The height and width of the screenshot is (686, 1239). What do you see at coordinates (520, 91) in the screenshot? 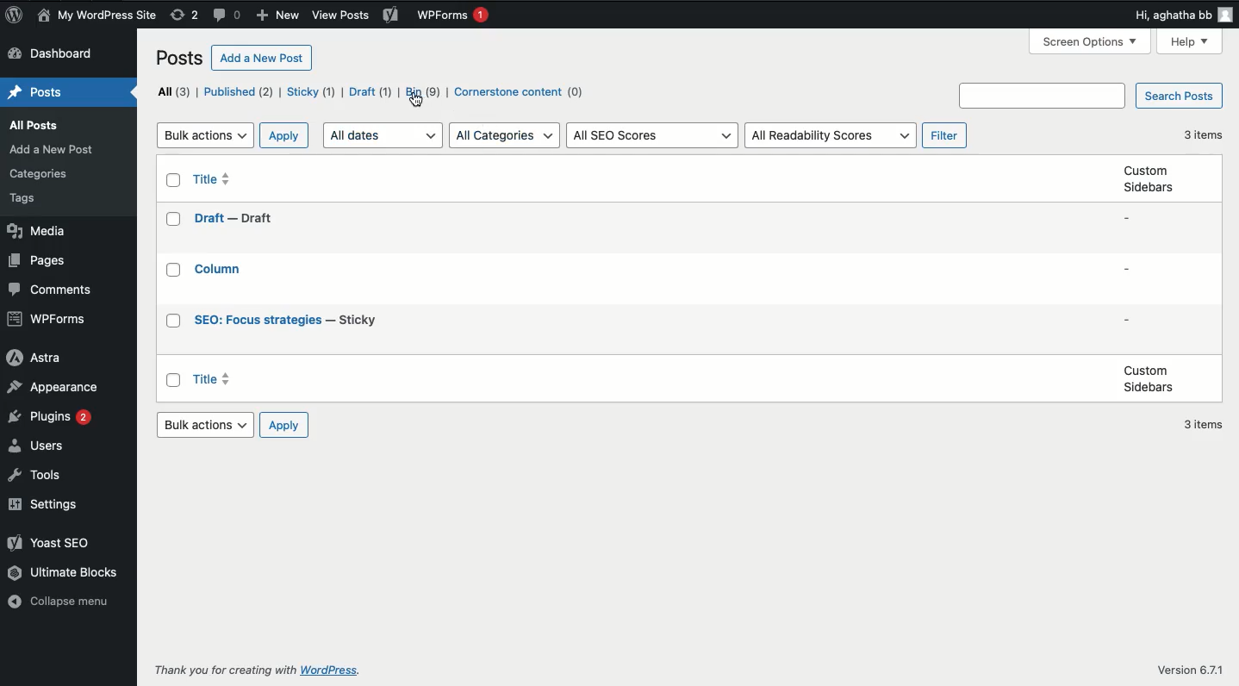
I see `Cornerstone content` at bounding box center [520, 91].